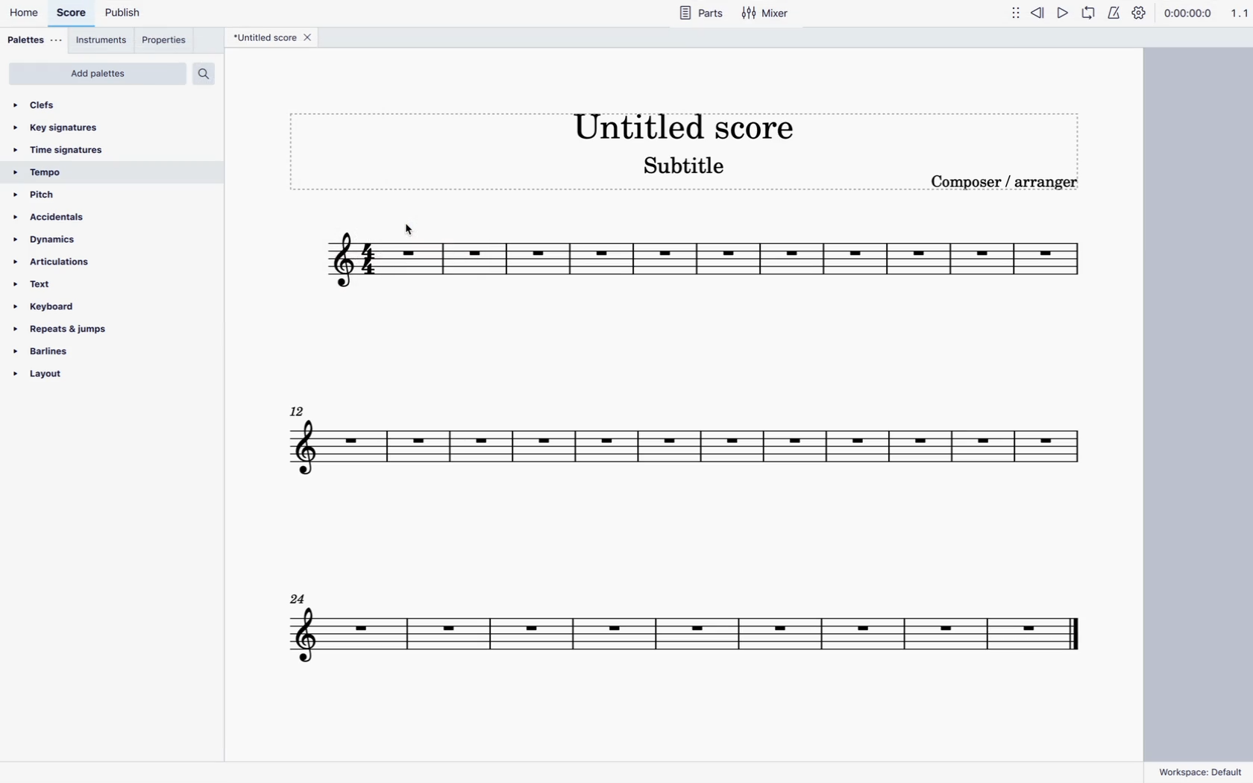  What do you see at coordinates (1138, 13) in the screenshot?
I see `playback settings` at bounding box center [1138, 13].